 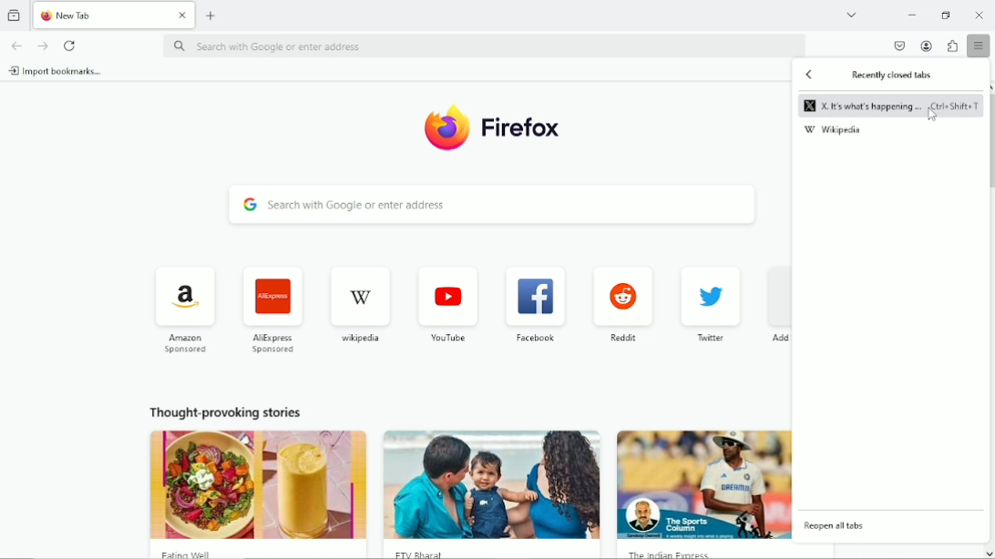 What do you see at coordinates (183, 346) in the screenshot?
I see `Amazon` at bounding box center [183, 346].